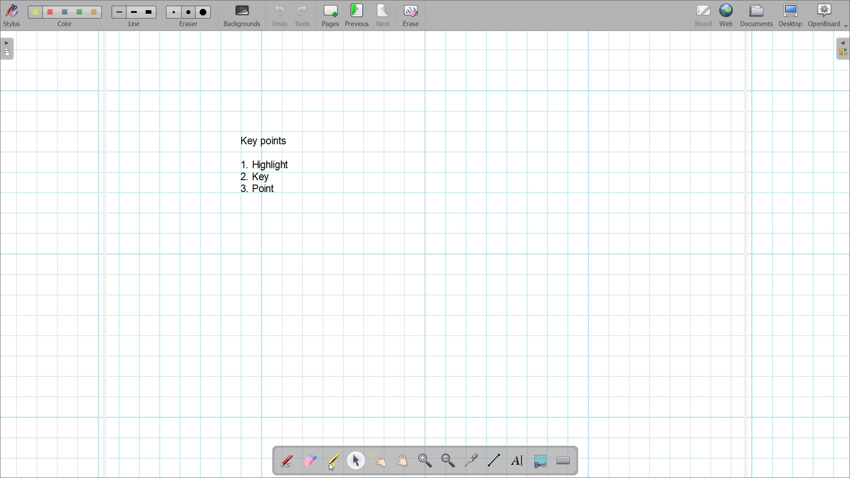 The width and height of the screenshot is (850, 478). Describe the element at coordinates (704, 16) in the screenshot. I see `Board` at that location.